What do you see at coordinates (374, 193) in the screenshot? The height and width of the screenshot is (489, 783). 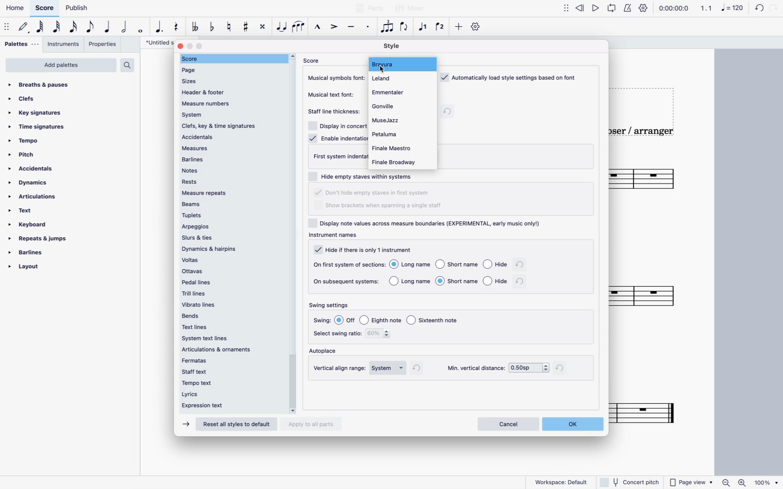 I see `hide empty staves` at bounding box center [374, 193].